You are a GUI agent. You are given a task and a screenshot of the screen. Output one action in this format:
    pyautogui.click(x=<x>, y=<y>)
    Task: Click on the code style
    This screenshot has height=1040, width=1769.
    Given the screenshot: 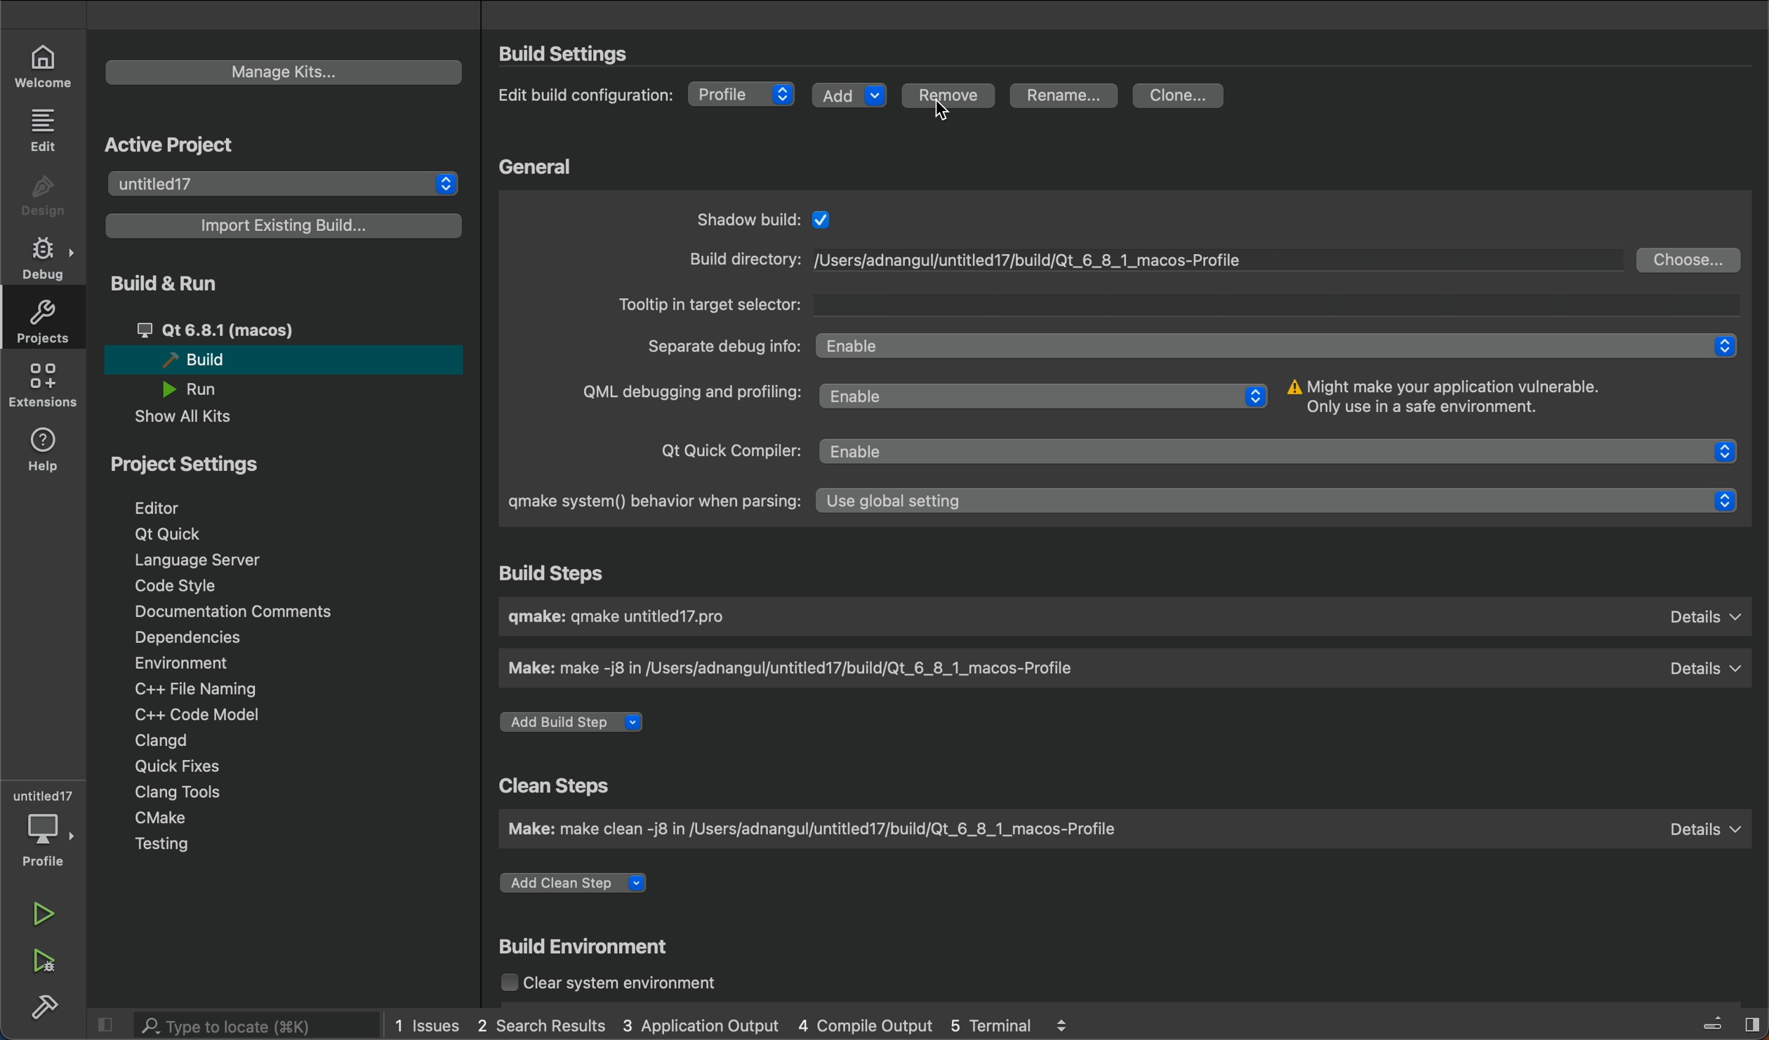 What is the action you would take?
    pyautogui.click(x=187, y=588)
    